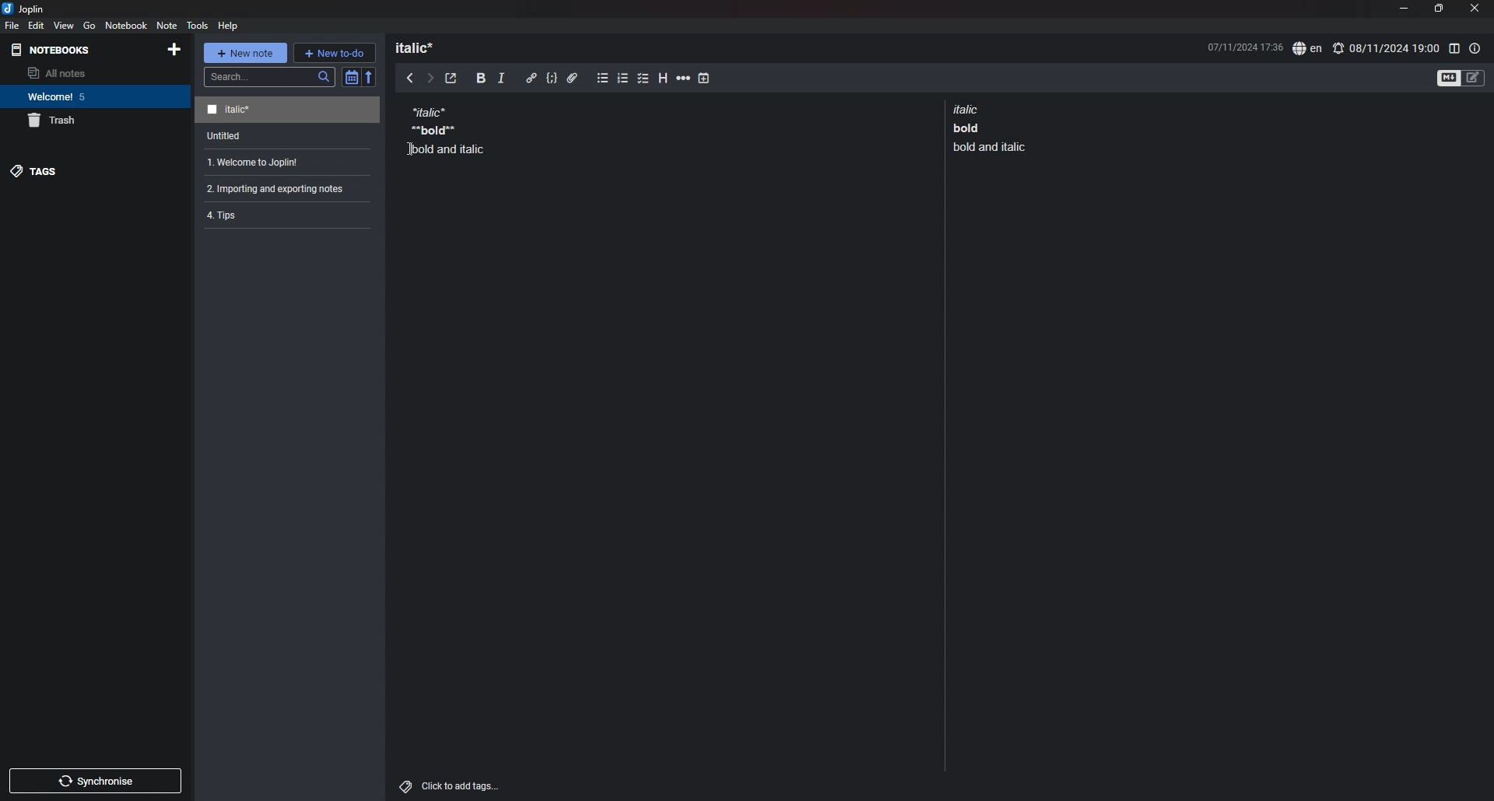 The height and width of the screenshot is (801, 1494). Describe the element at coordinates (481, 79) in the screenshot. I see `bold` at that location.